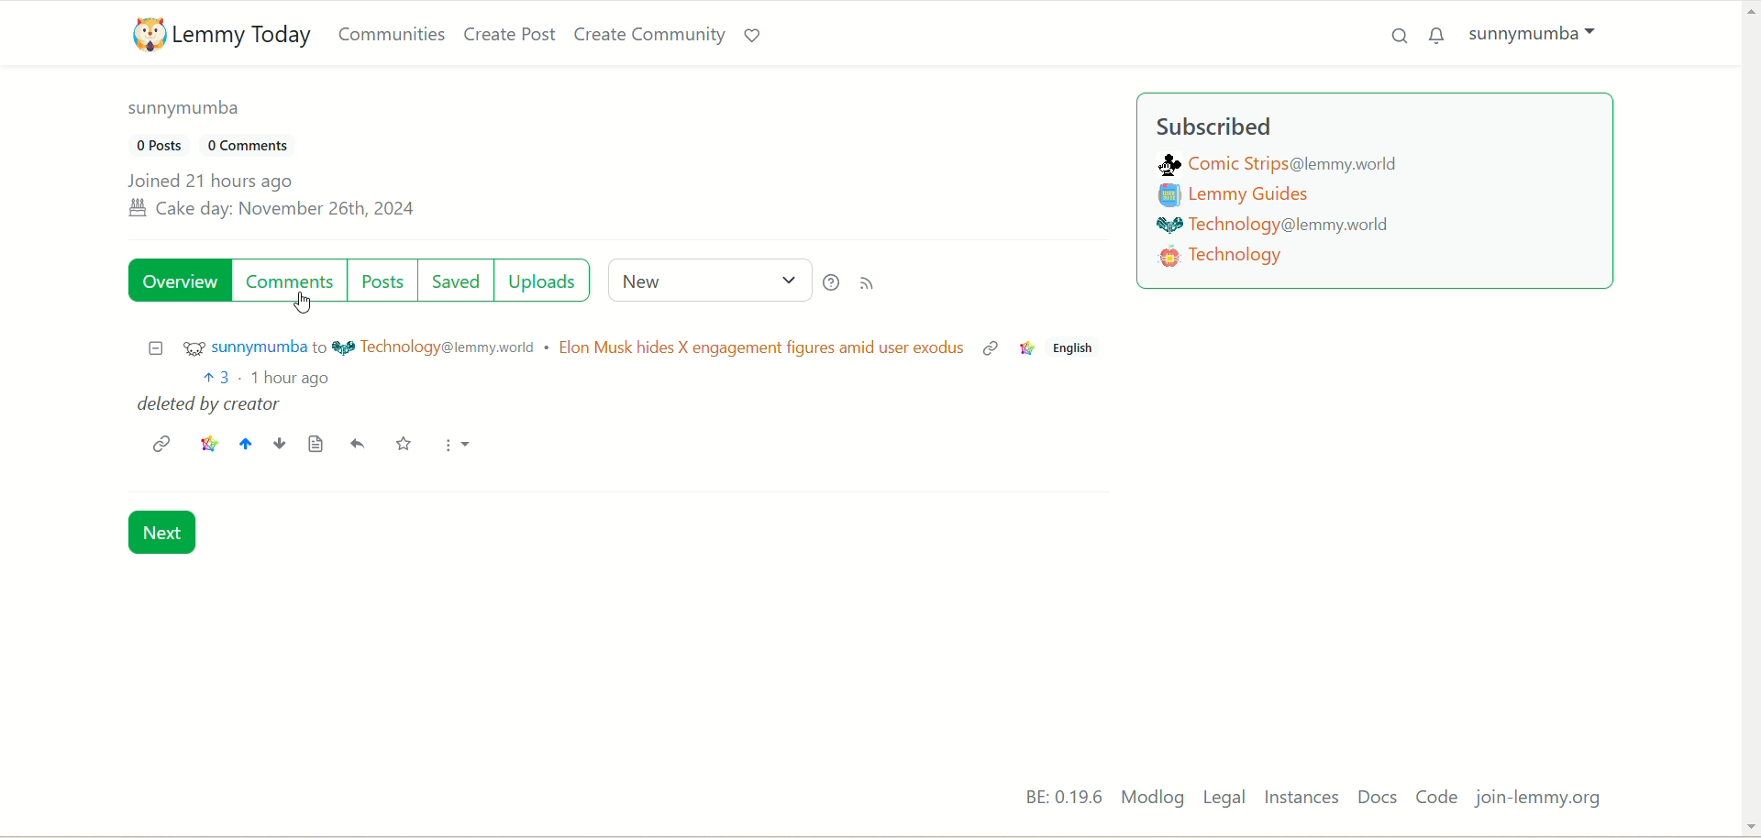 The image size is (1761, 838). What do you see at coordinates (1079, 349) in the screenshot?
I see `English` at bounding box center [1079, 349].